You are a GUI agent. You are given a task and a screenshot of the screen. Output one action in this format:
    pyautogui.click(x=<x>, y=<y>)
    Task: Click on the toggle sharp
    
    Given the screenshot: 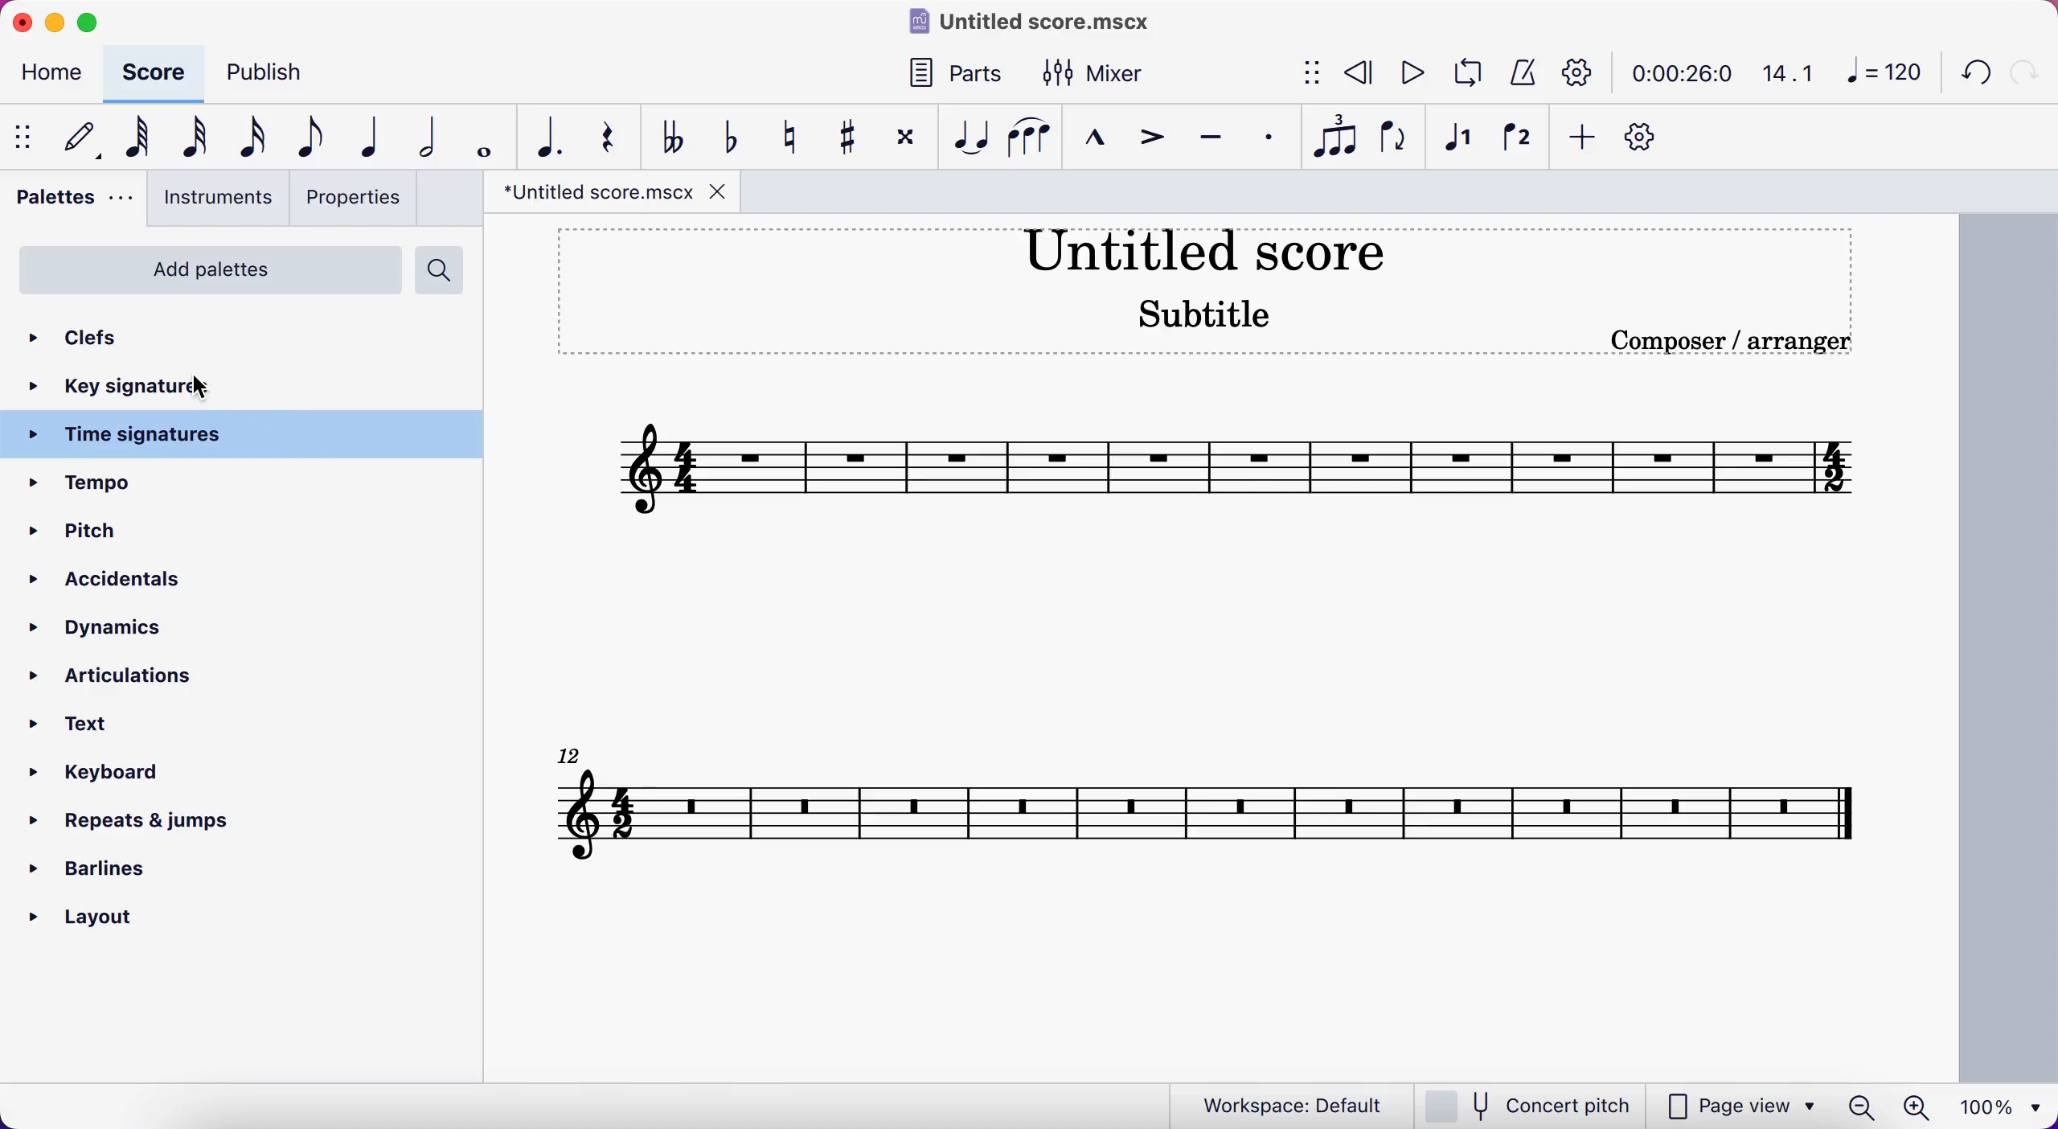 What is the action you would take?
    pyautogui.click(x=844, y=140)
    